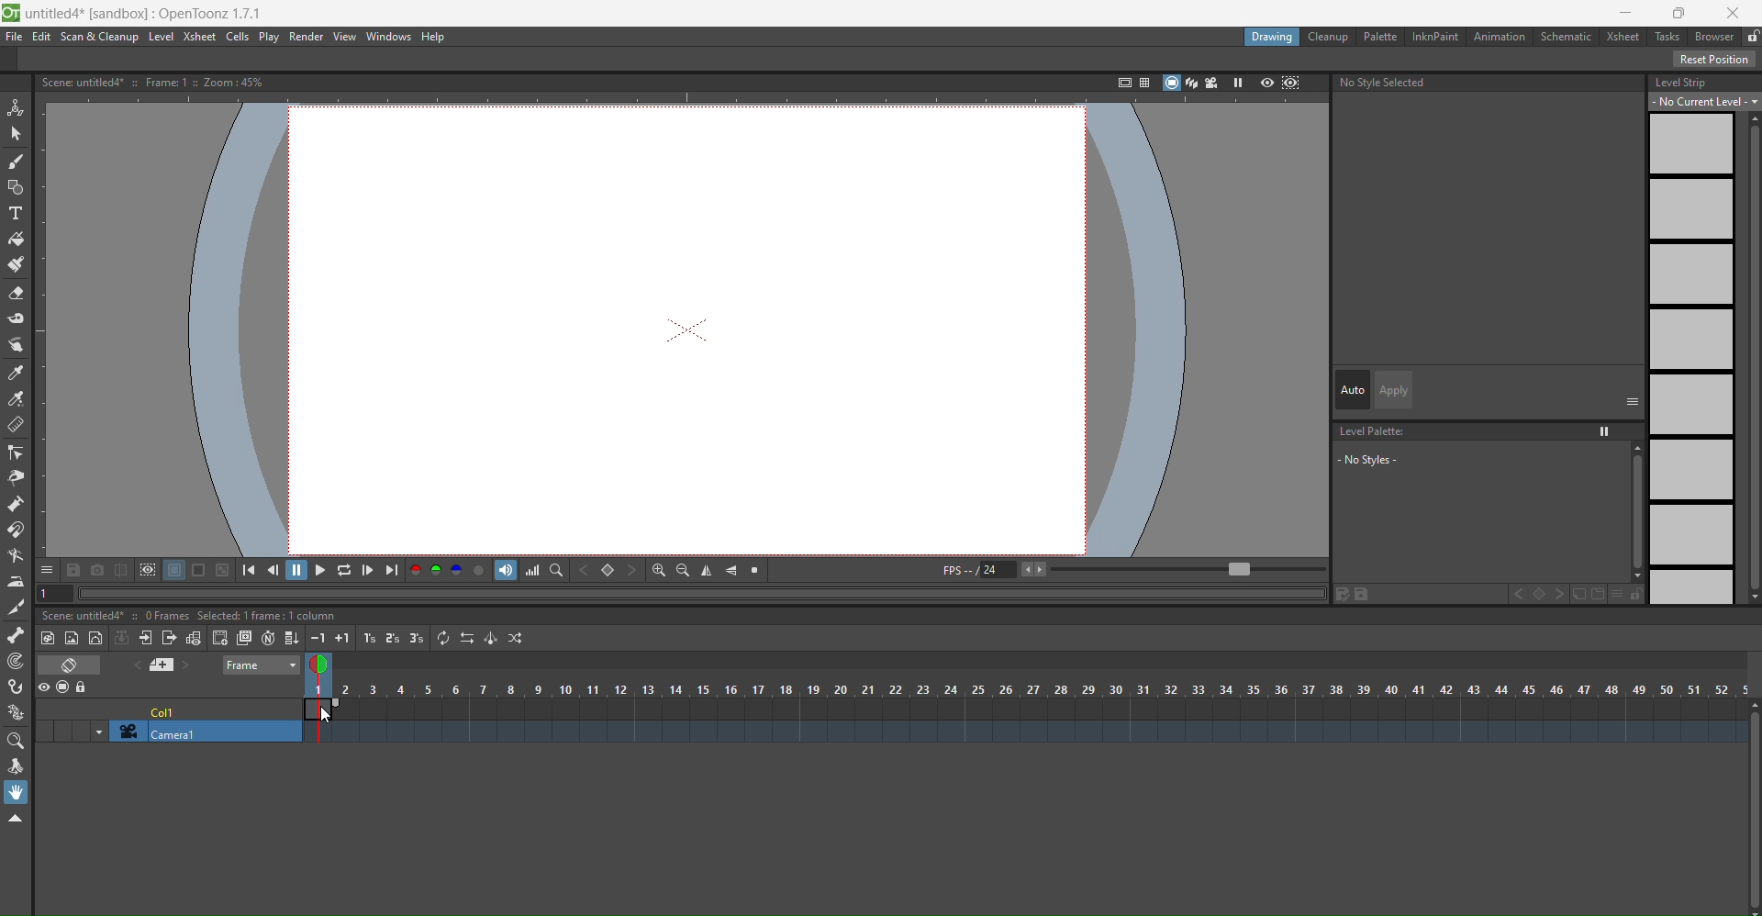  What do you see at coordinates (324, 714) in the screenshot?
I see `cursor` at bounding box center [324, 714].